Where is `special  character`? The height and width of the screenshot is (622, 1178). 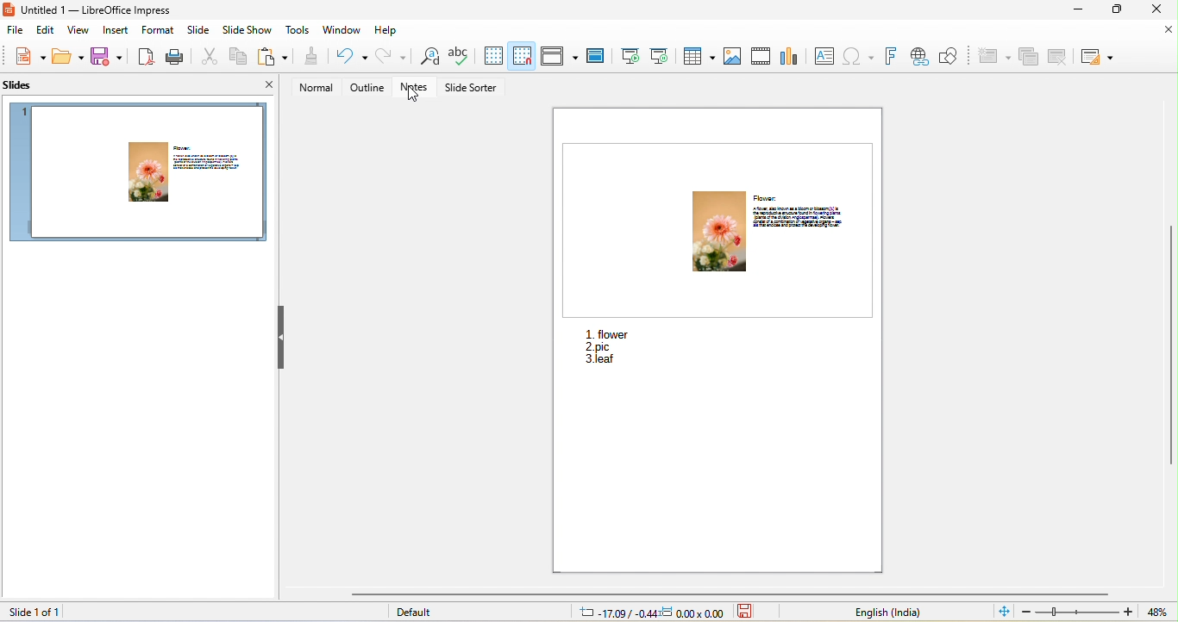
special  character is located at coordinates (858, 56).